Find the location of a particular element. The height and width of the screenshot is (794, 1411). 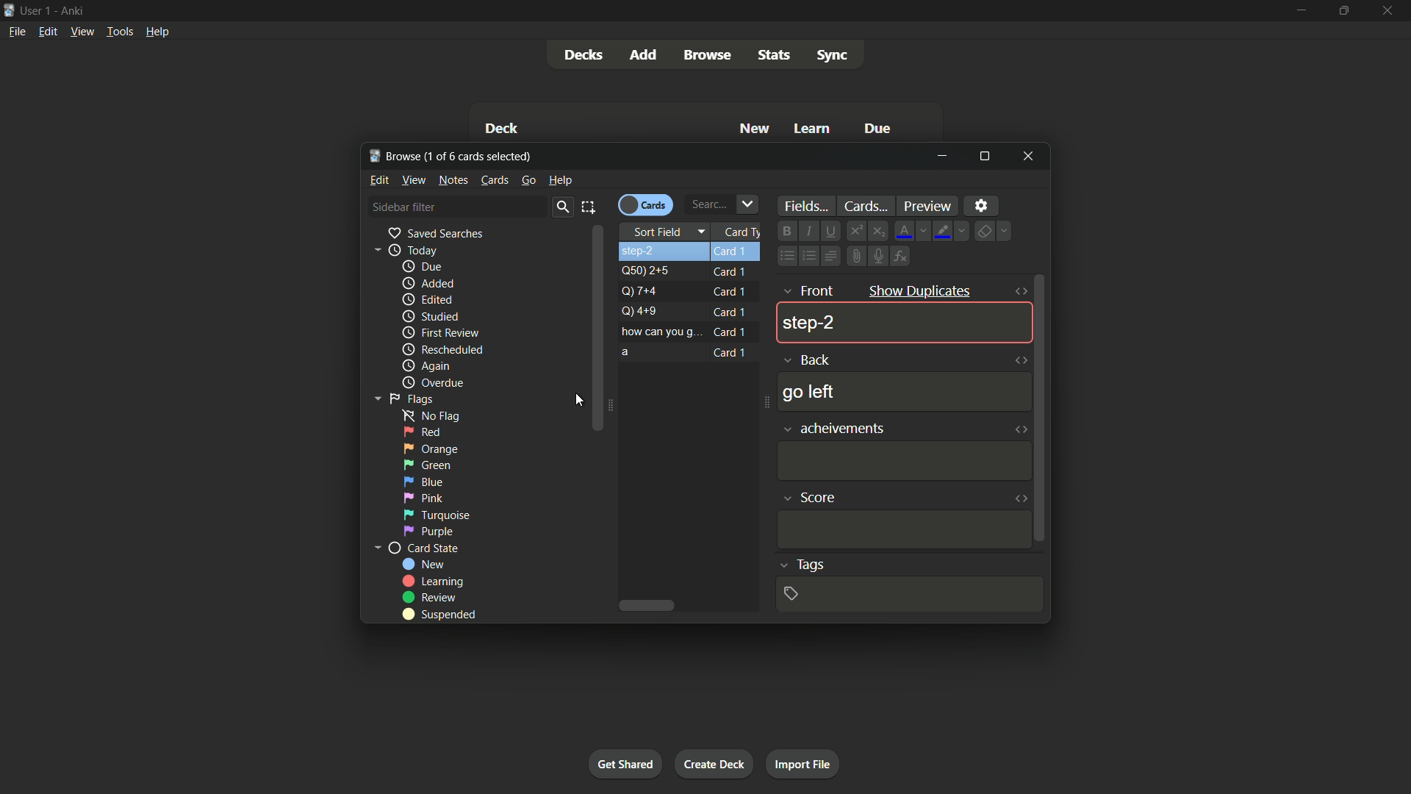

Preview is located at coordinates (930, 206).